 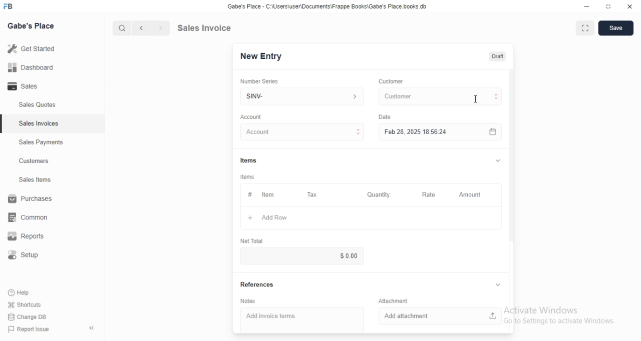 What do you see at coordinates (34, 49) in the screenshot?
I see `Getstared` at bounding box center [34, 49].